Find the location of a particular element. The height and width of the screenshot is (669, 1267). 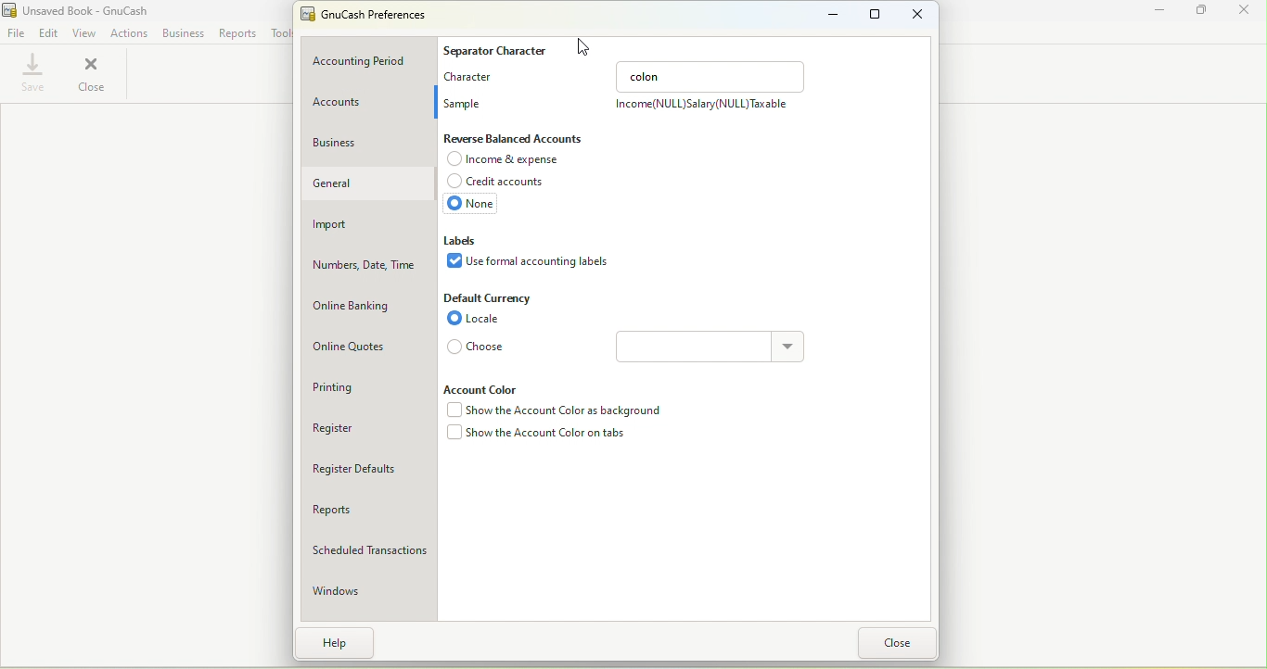

Close is located at coordinates (920, 13).